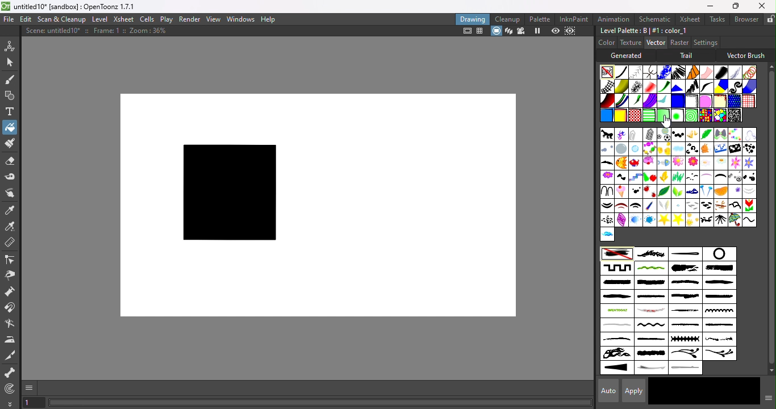  Describe the element at coordinates (147, 20) in the screenshot. I see `Cells` at that location.